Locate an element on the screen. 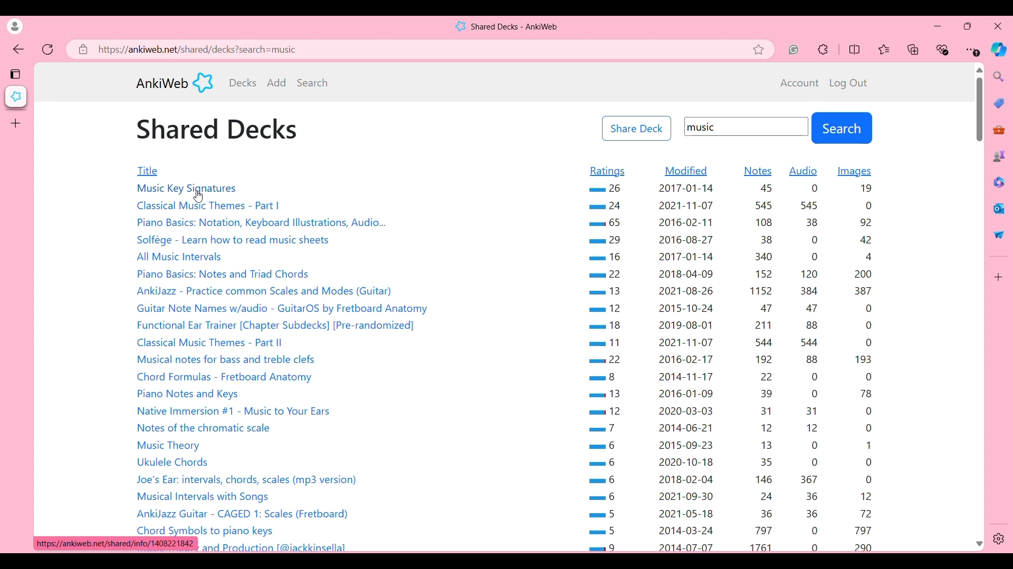 Image resolution: width=1013 pixels, height=569 pixels. Audio is located at coordinates (804, 171).